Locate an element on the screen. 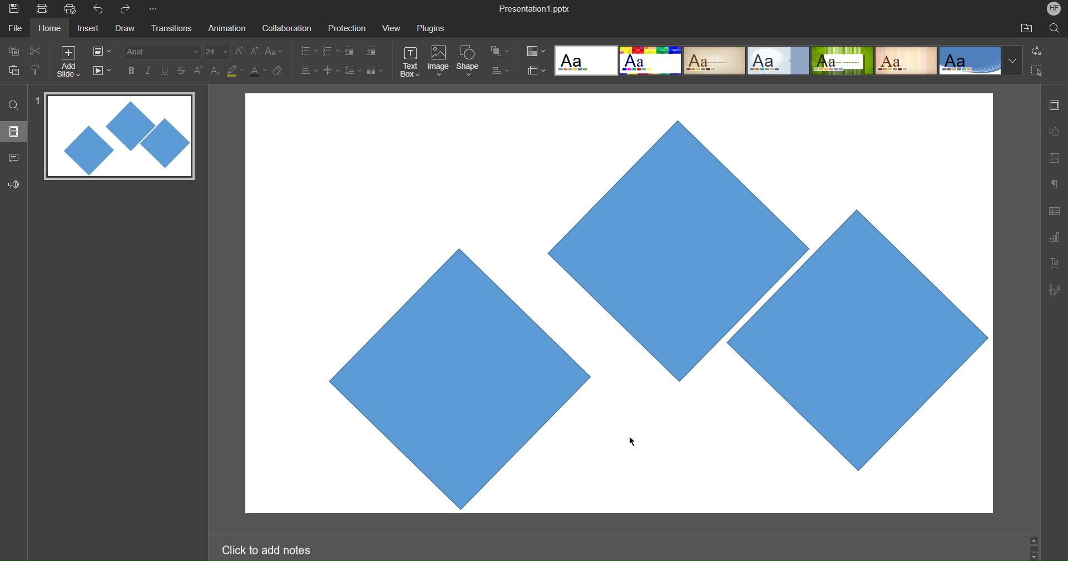 The height and width of the screenshot is (561, 1068). Paragraph Settings is located at coordinates (1055, 183).